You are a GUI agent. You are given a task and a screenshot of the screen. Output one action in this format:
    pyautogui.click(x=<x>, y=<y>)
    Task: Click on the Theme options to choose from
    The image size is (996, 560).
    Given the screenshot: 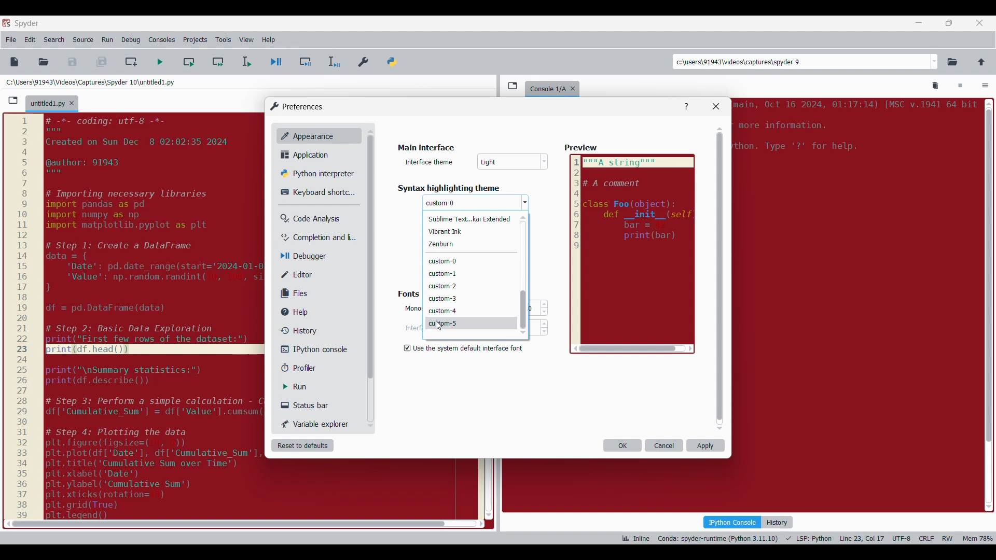 What is the action you would take?
    pyautogui.click(x=471, y=264)
    